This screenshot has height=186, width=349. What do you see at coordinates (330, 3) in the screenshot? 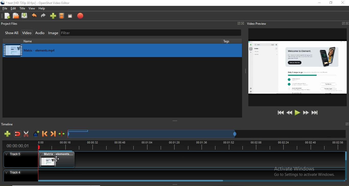
I see `Restore` at bounding box center [330, 3].